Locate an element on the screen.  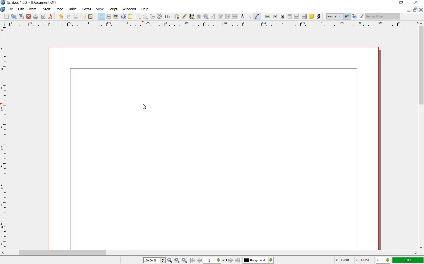
X: 2.4381 Y: 1.4652 is located at coordinates (353, 260).